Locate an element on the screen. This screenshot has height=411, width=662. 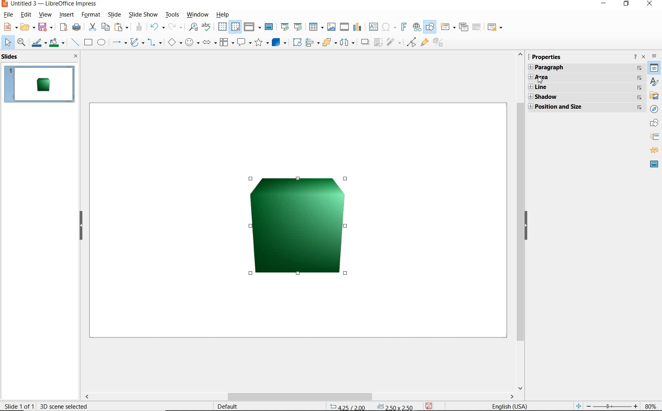
ROTATE is located at coordinates (298, 43).